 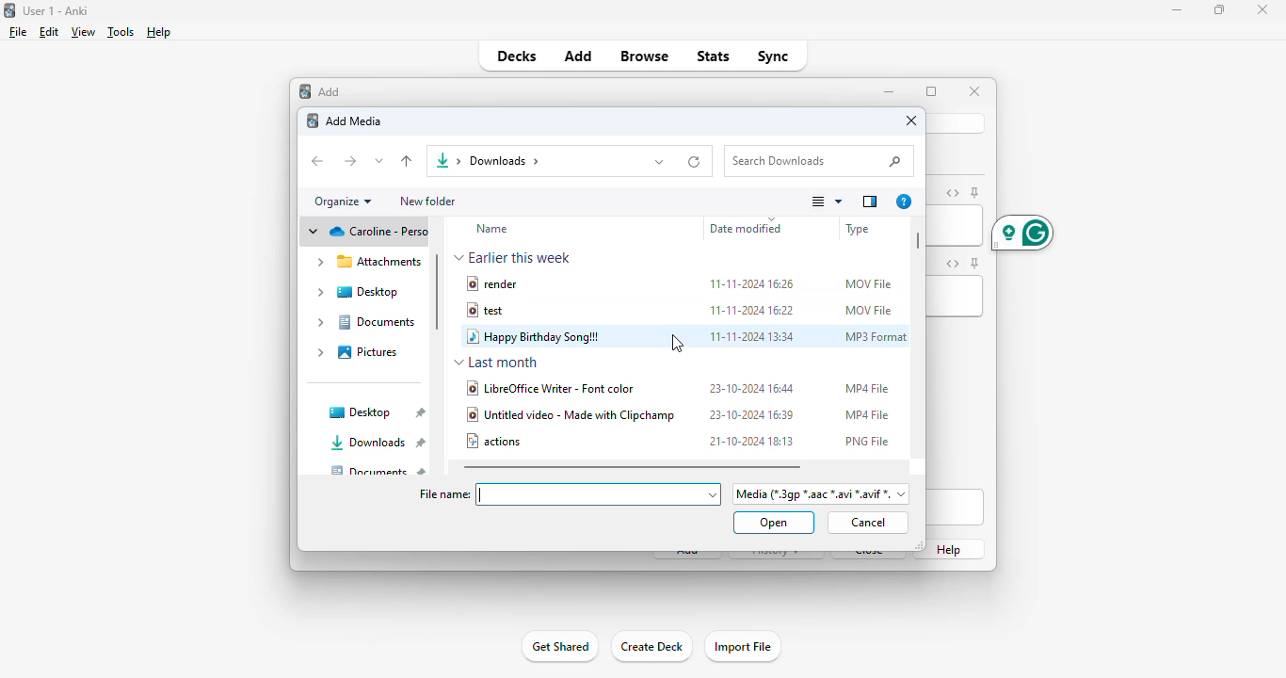 What do you see at coordinates (651, 647) in the screenshot?
I see `create deck` at bounding box center [651, 647].